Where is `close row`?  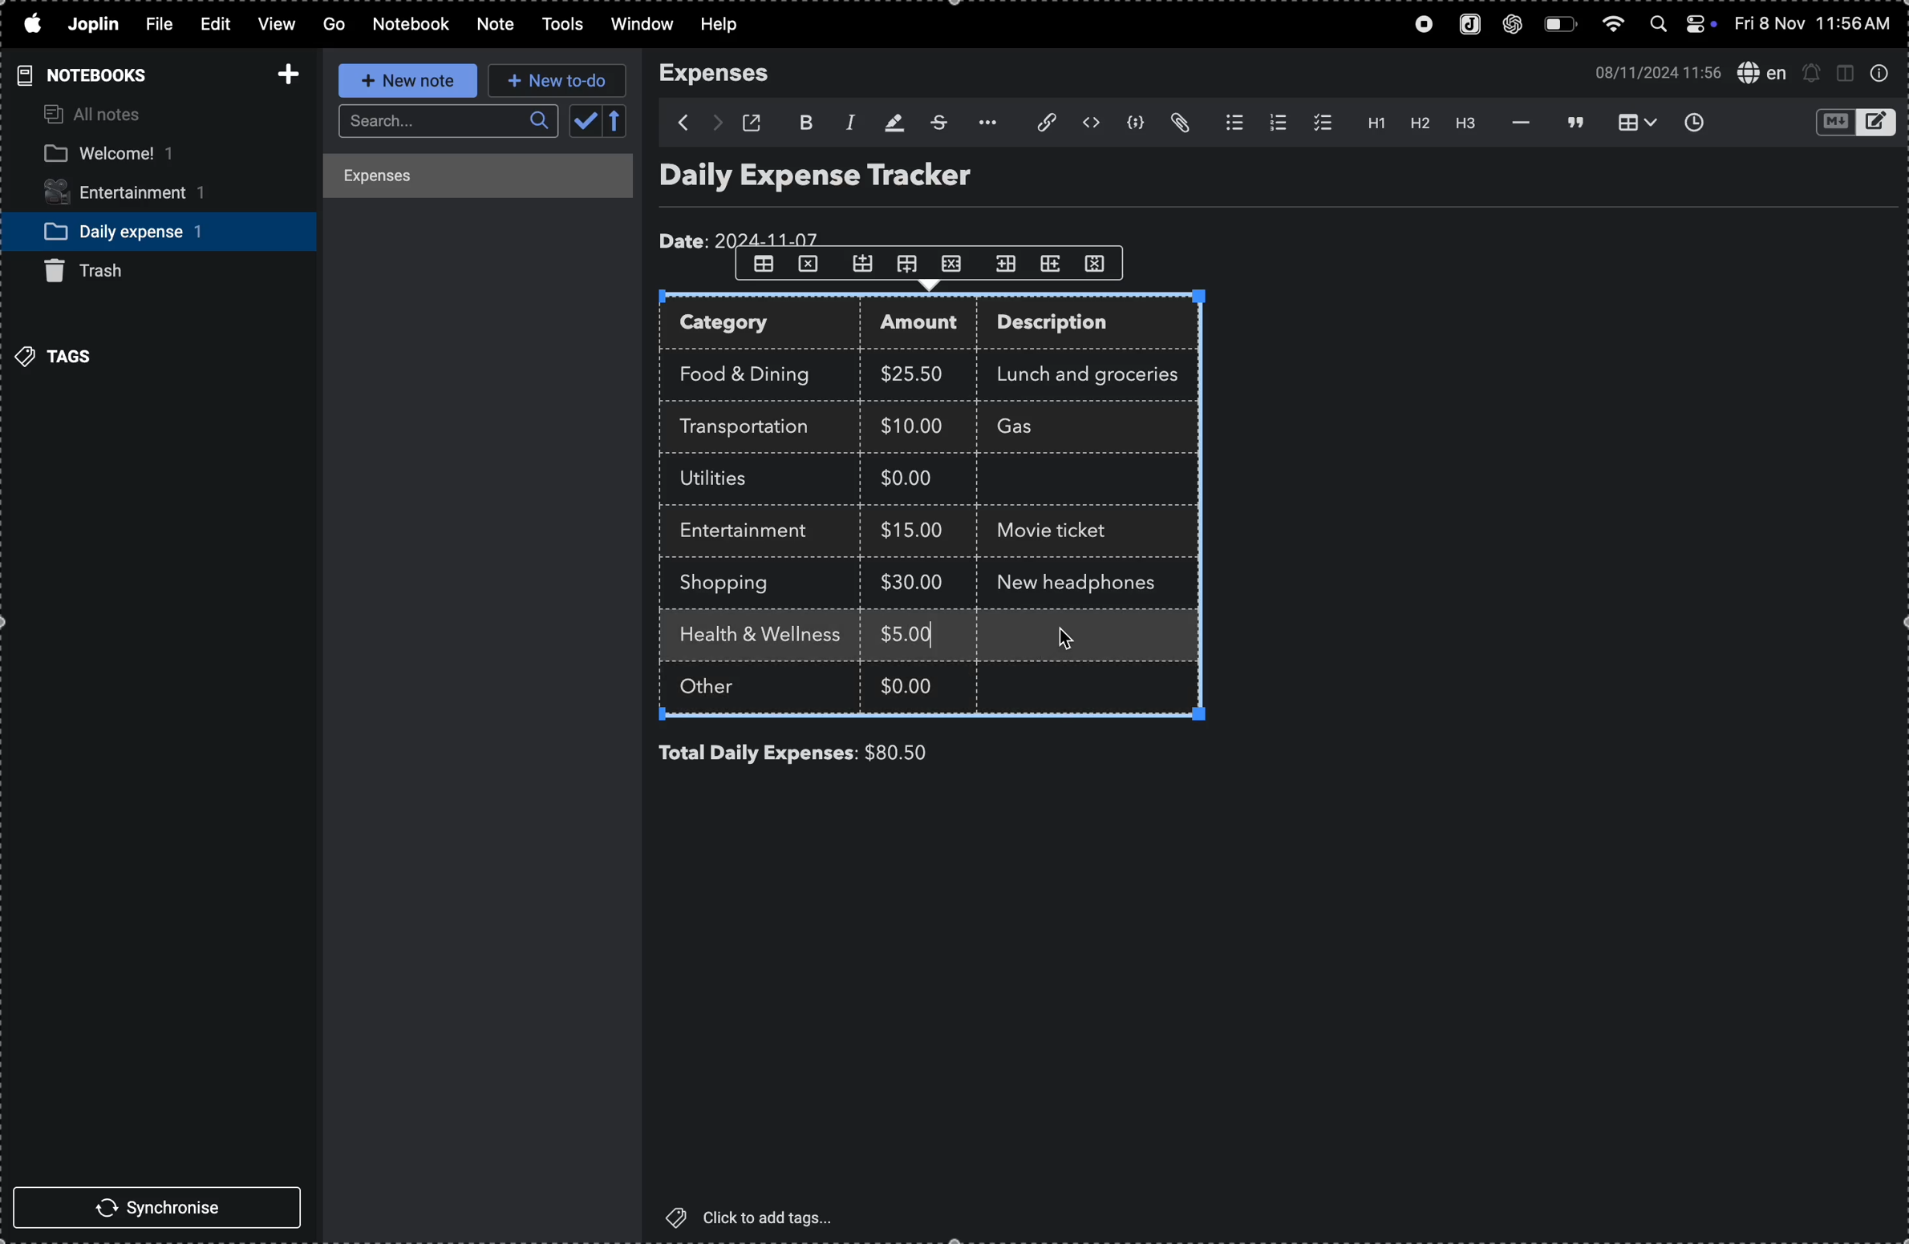
close row is located at coordinates (955, 262).